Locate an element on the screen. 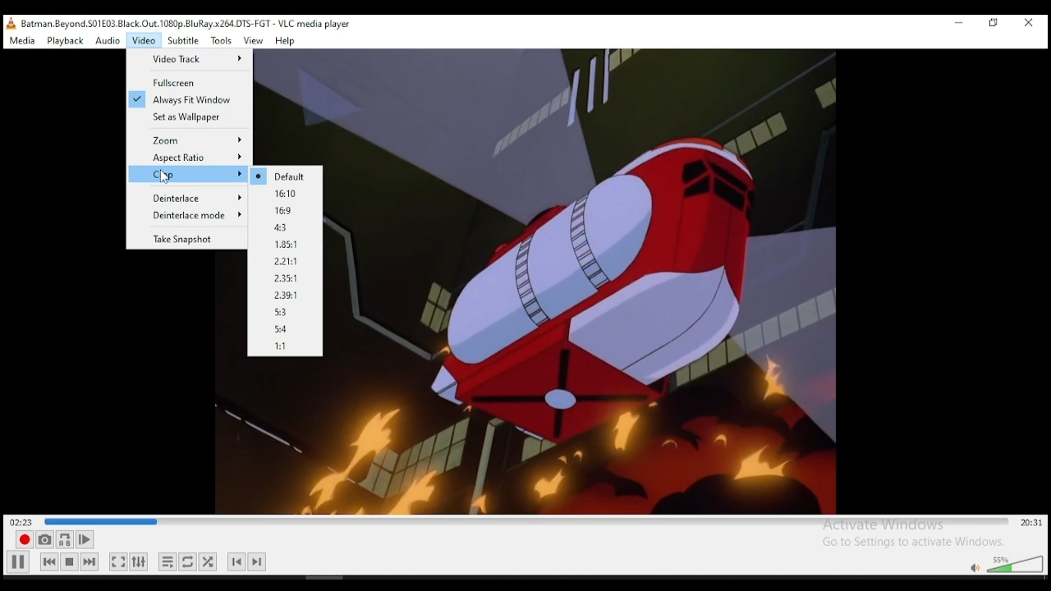  Crop is located at coordinates (189, 175).